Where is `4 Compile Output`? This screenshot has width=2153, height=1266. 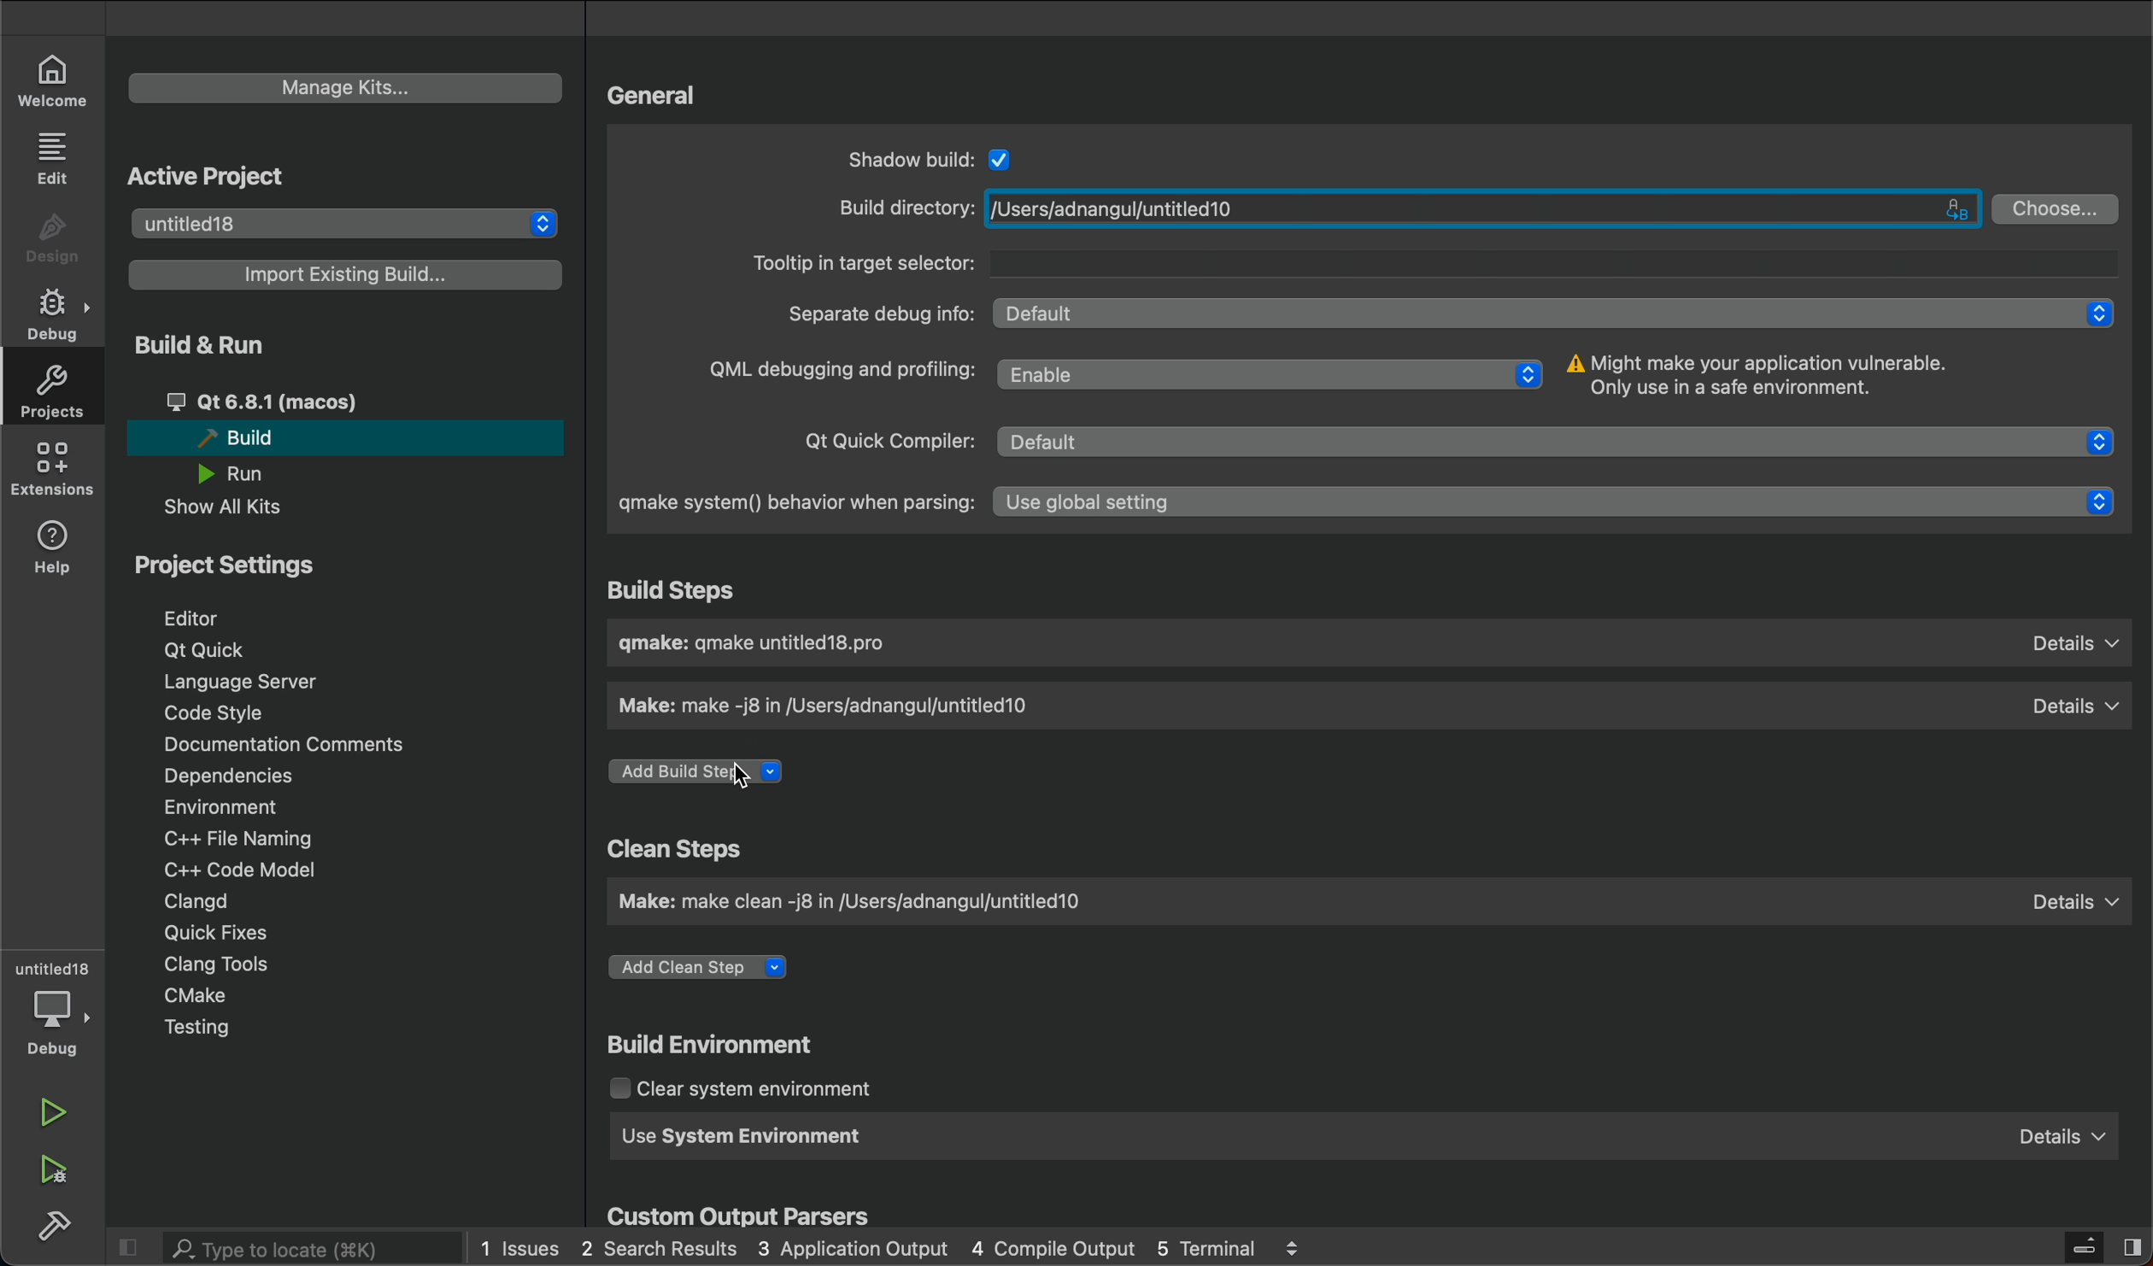
4 Compile Output is located at coordinates (1051, 1245).